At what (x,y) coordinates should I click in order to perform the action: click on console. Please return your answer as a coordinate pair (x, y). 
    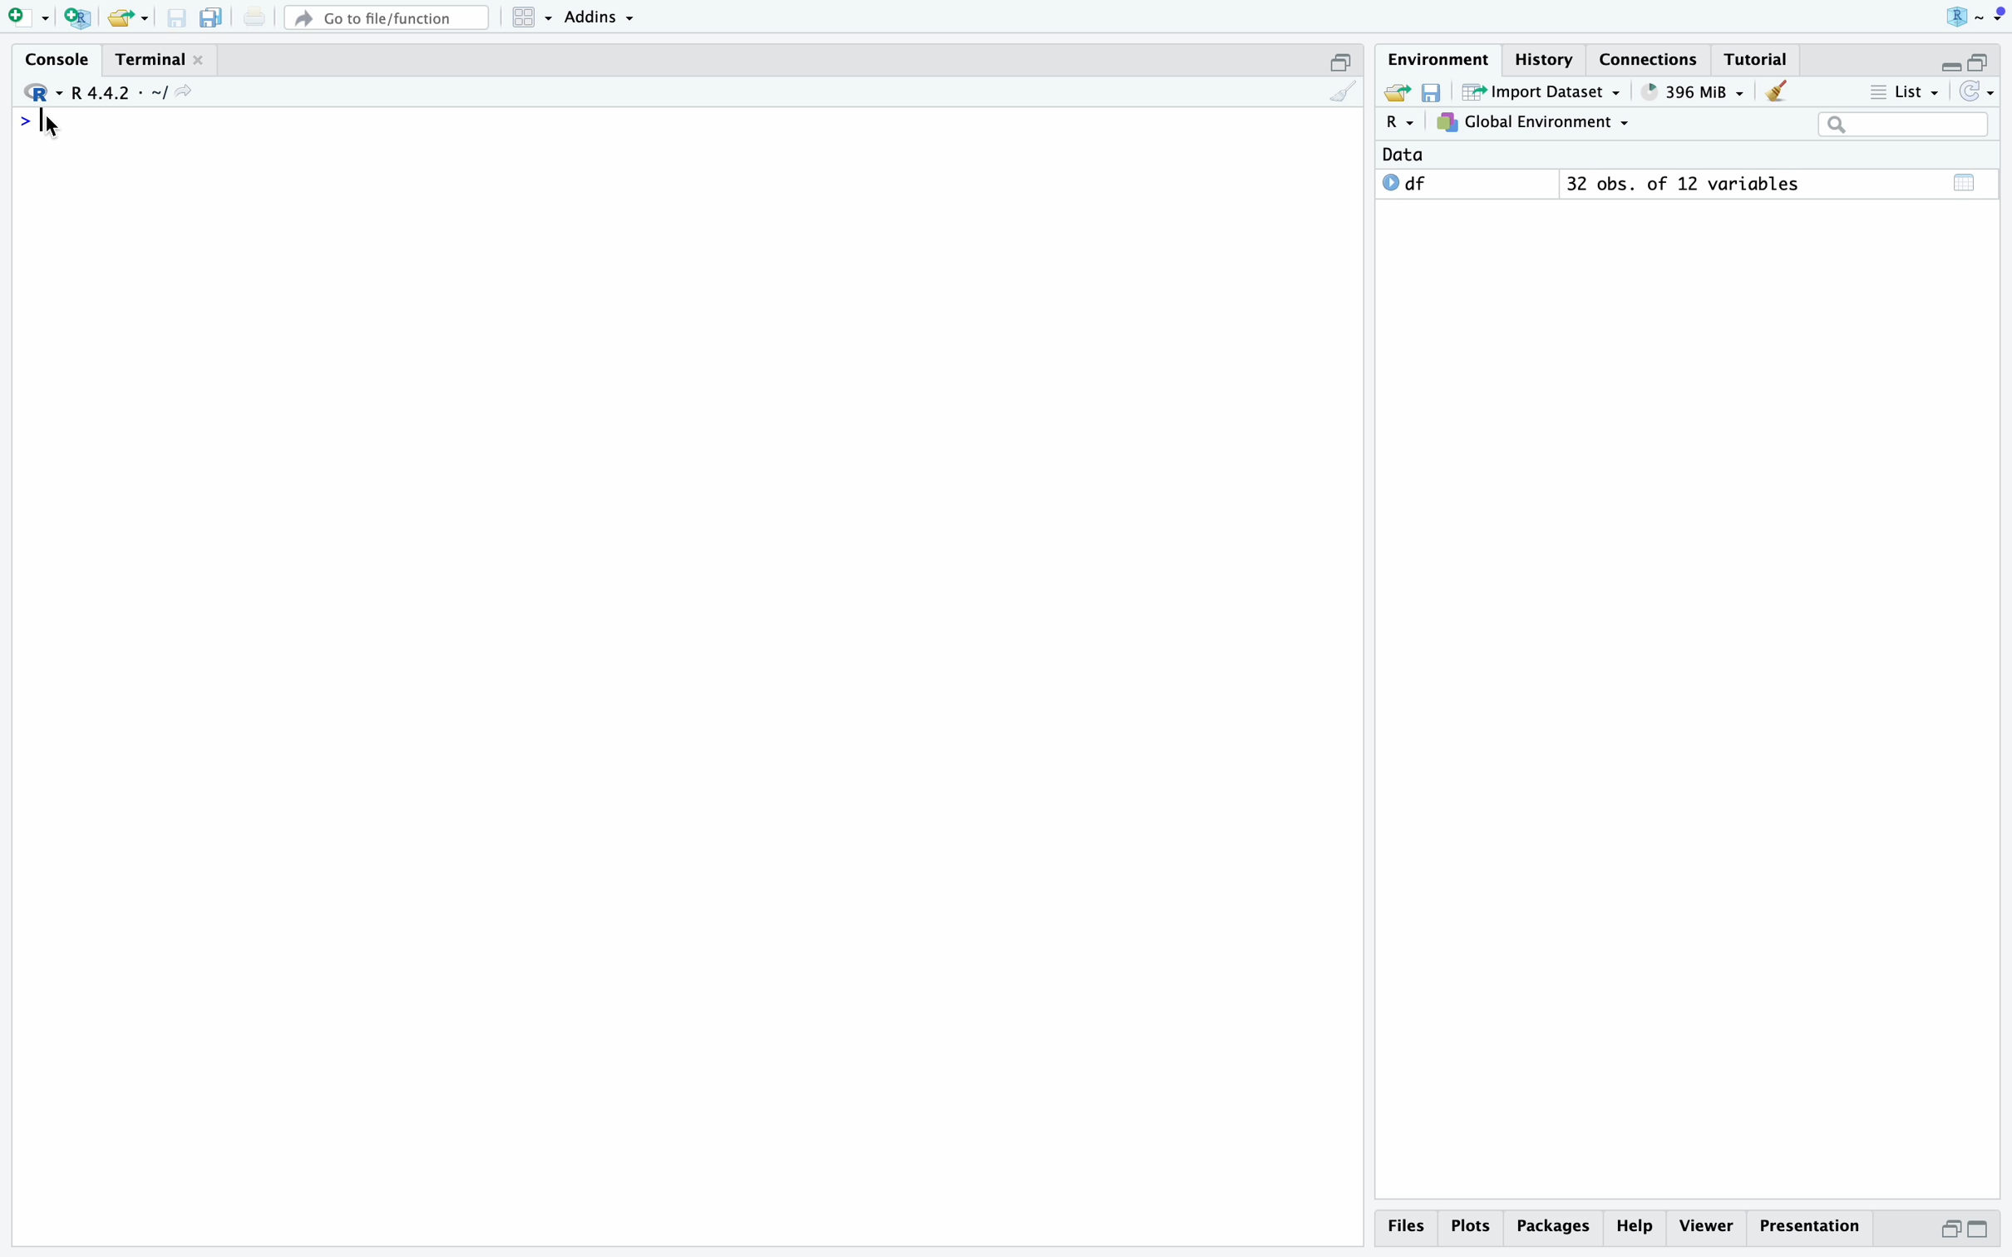
    Looking at the image, I should click on (61, 58).